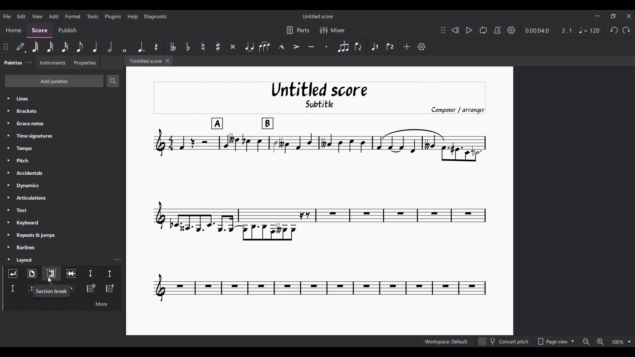  What do you see at coordinates (359, 46) in the screenshot?
I see `Flip direction` at bounding box center [359, 46].